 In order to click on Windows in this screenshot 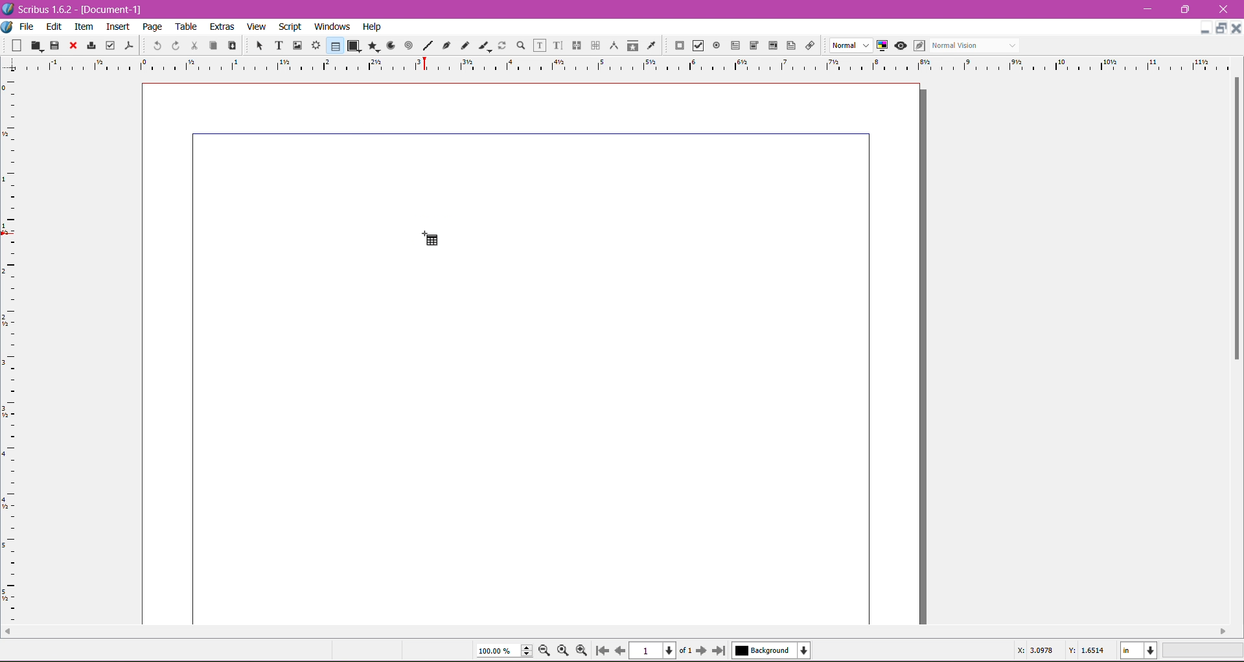, I will do `click(330, 26)`.